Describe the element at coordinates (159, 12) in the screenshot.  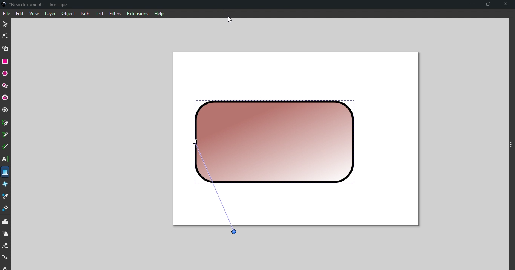
I see `Help` at that location.